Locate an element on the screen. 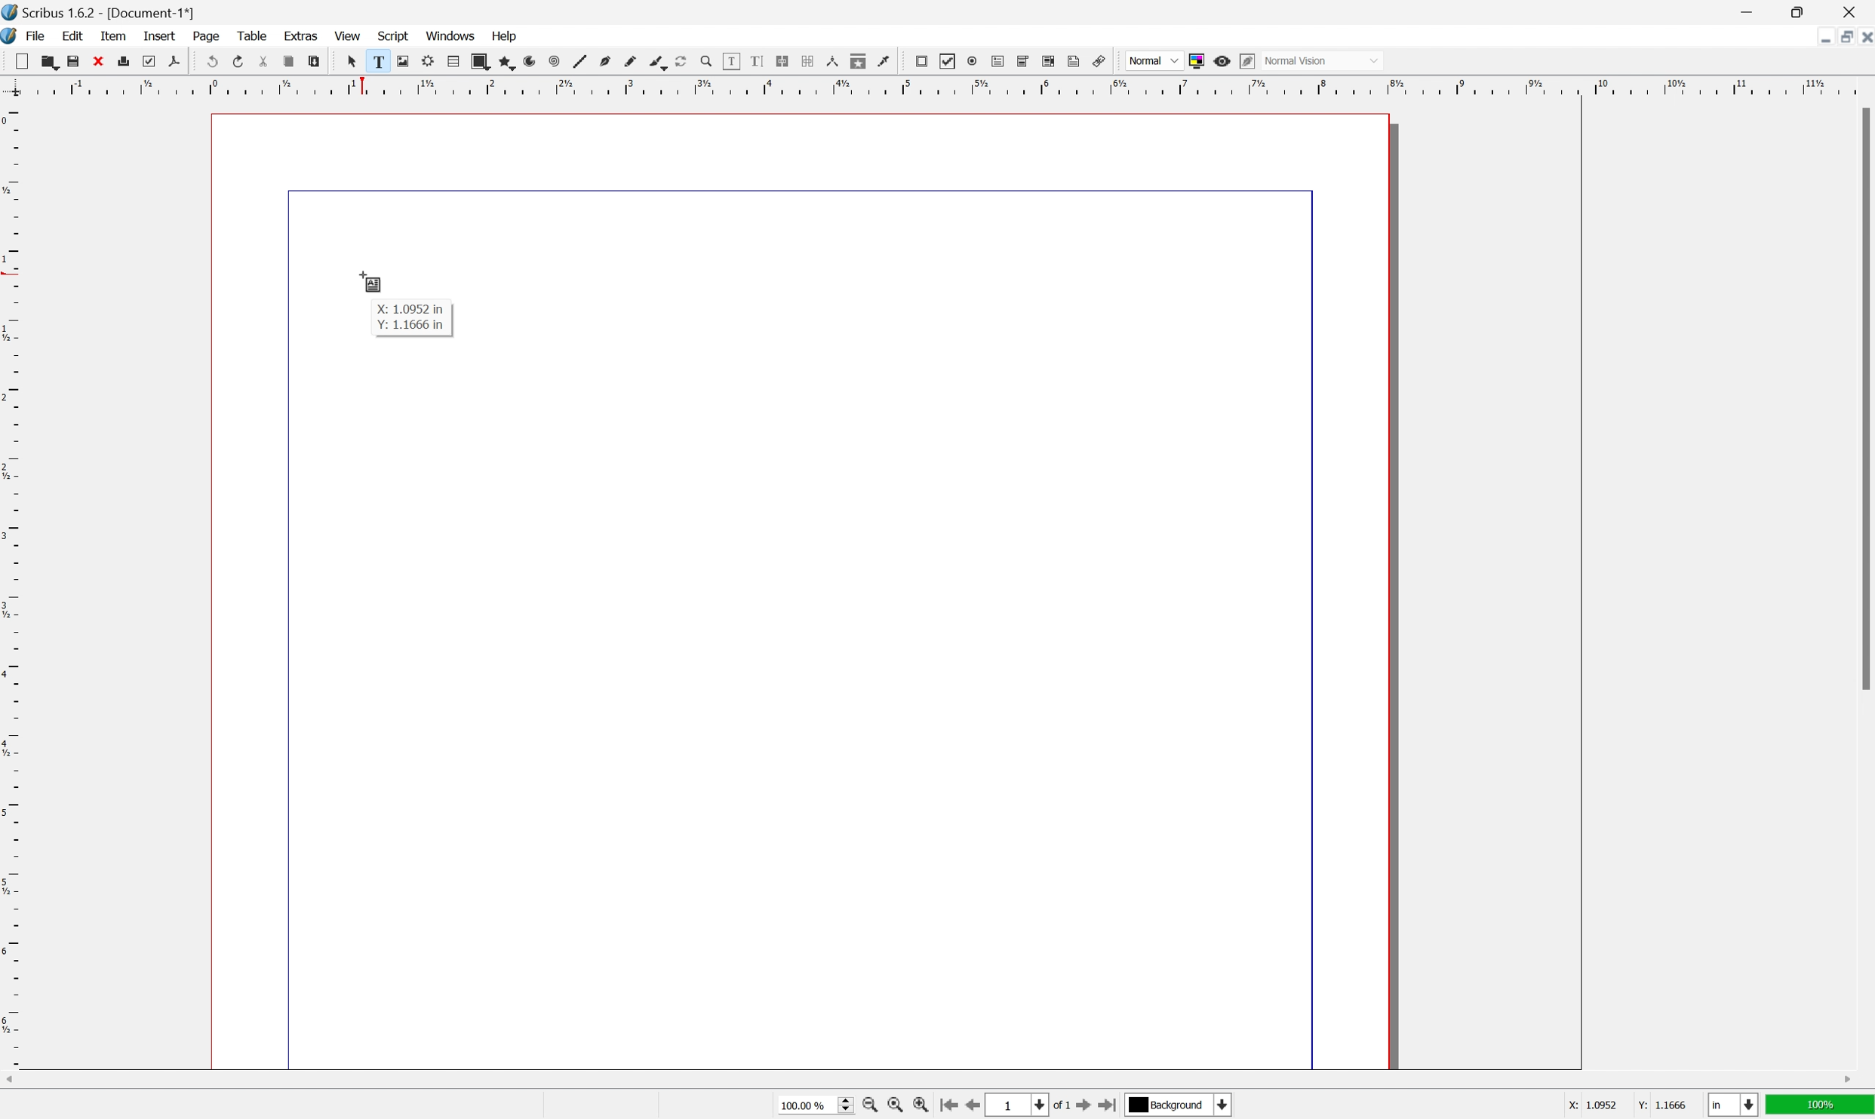 This screenshot has width=1875, height=1119. coordinates is located at coordinates (1610, 1106).